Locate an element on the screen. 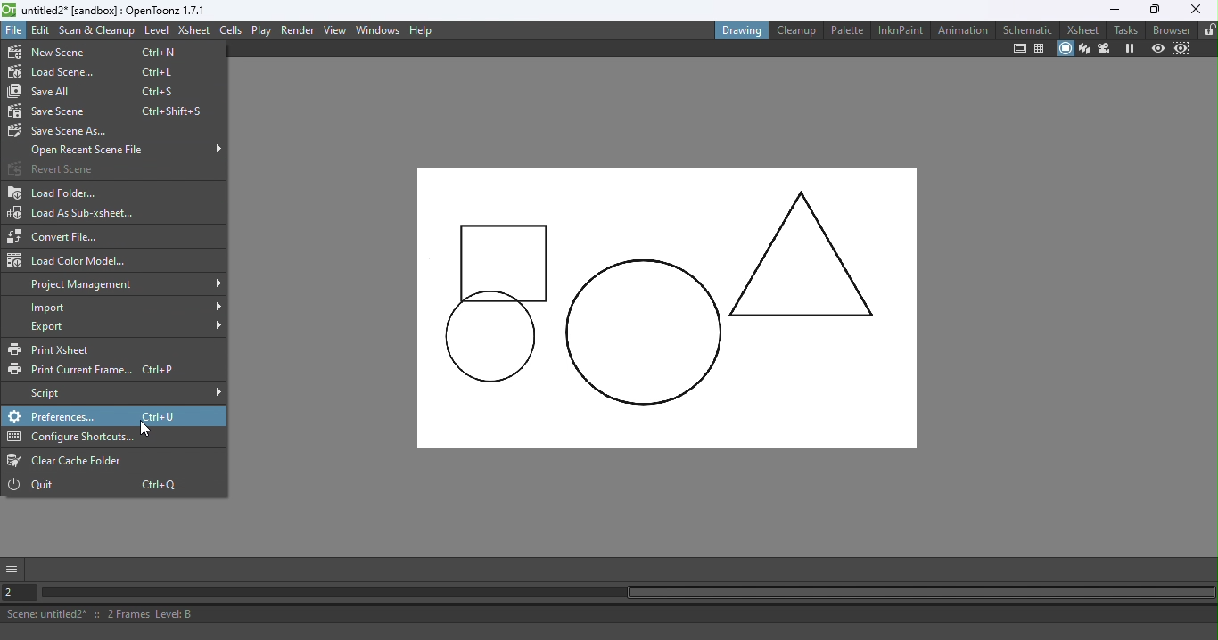  Print Current Frame is located at coordinates (96, 371).